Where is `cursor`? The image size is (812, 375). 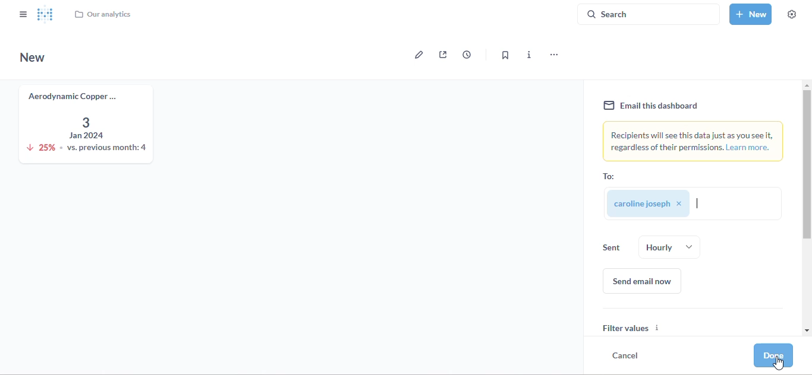 cursor is located at coordinates (697, 204).